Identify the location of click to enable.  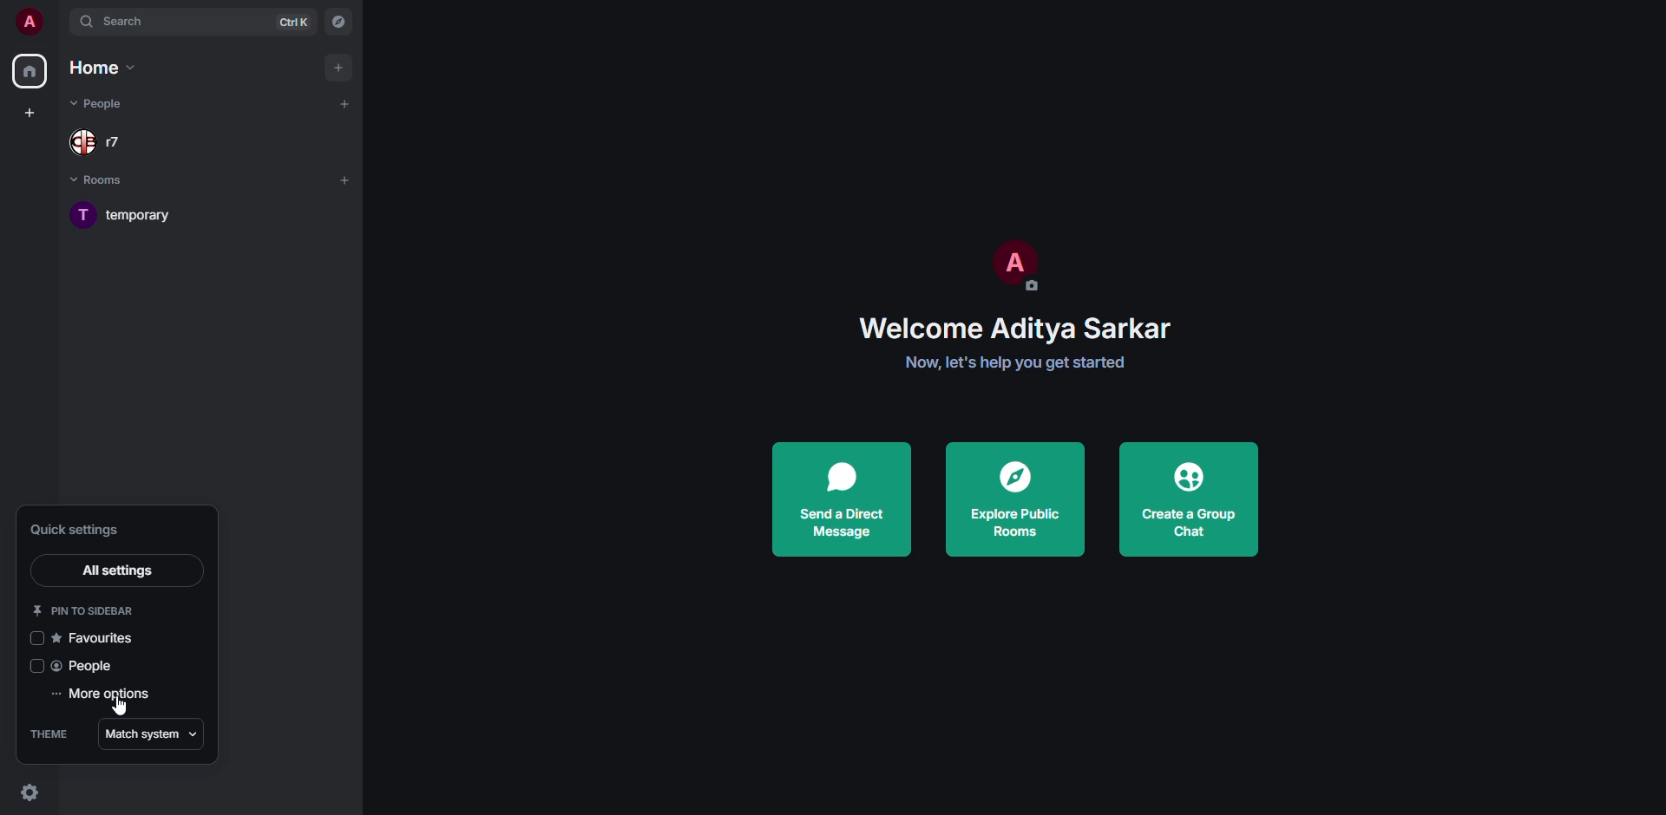
(36, 668).